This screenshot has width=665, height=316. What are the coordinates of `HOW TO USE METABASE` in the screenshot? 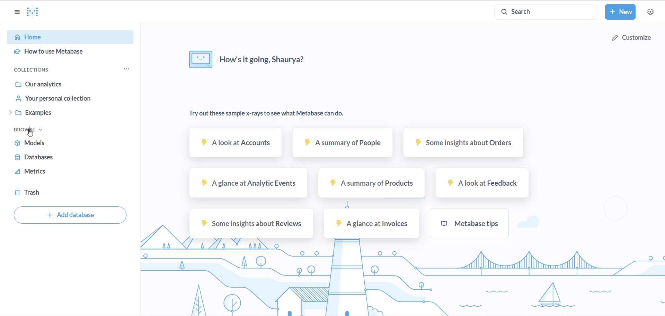 It's located at (64, 52).